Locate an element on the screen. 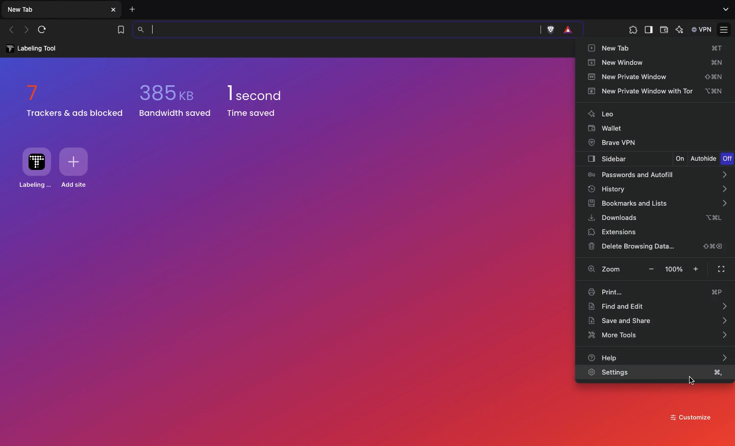  Extensions is located at coordinates (633, 32).